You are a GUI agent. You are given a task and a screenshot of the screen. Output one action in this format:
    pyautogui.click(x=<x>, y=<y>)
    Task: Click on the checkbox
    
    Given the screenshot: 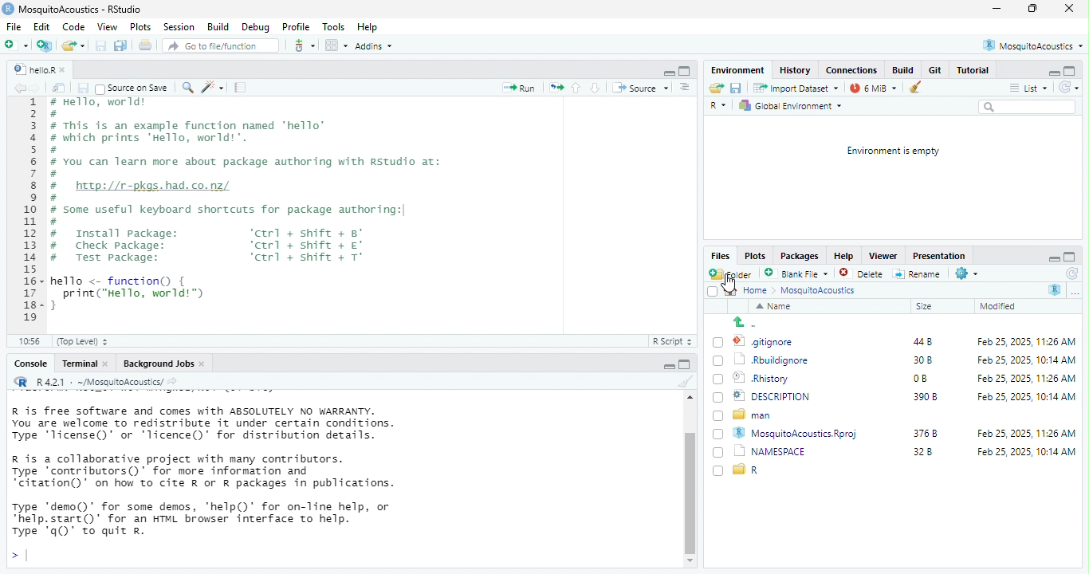 What is the action you would take?
    pyautogui.click(x=717, y=417)
    